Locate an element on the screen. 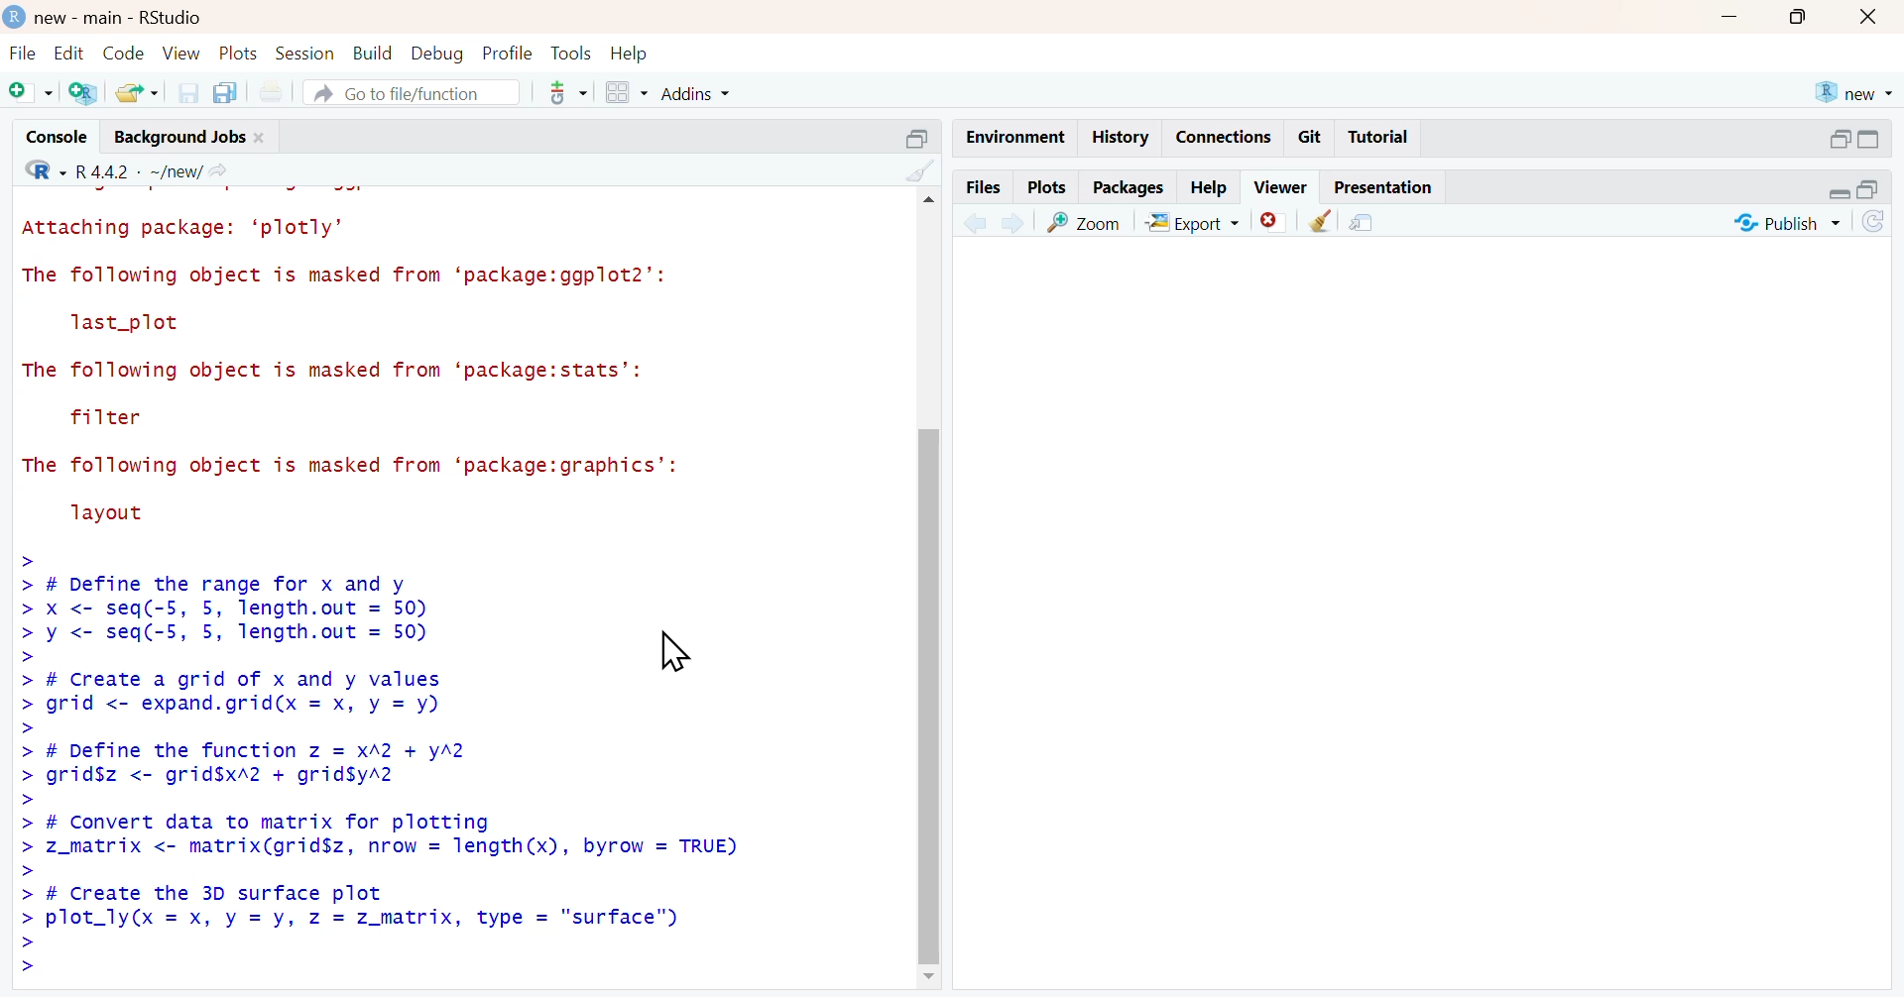  clear all plots is located at coordinates (1323, 222).